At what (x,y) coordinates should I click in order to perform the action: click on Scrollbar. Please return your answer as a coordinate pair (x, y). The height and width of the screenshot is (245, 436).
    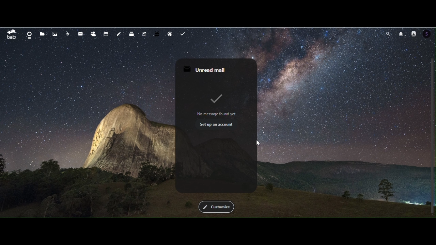
    Looking at the image, I should click on (431, 137).